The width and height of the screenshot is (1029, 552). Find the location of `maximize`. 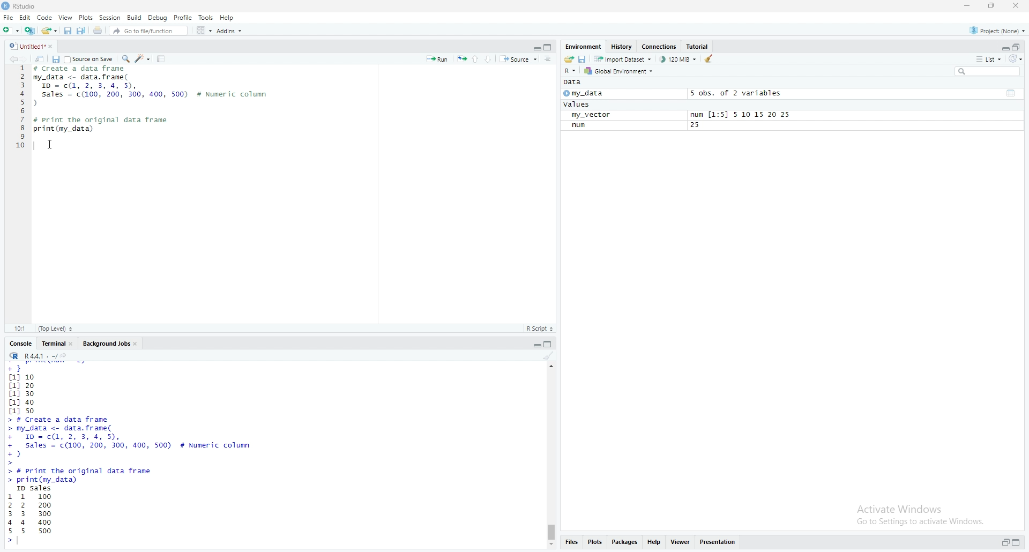

maximize is located at coordinates (550, 344).